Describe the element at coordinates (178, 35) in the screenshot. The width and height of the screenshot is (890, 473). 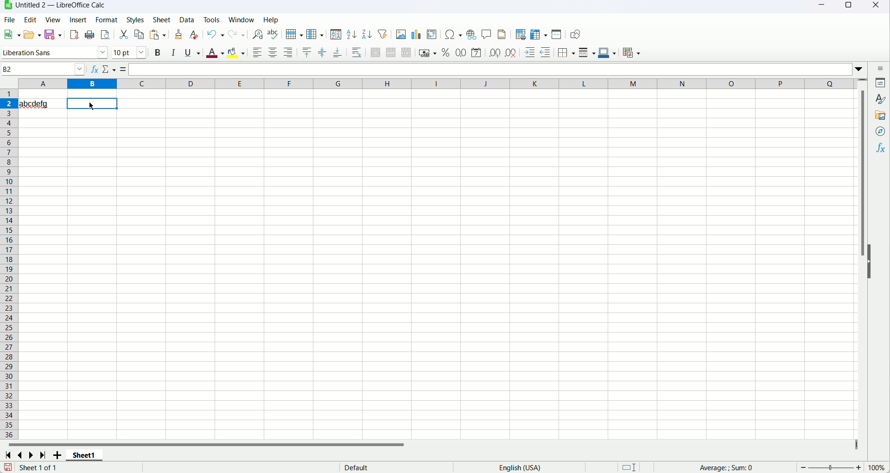
I see `clone formatting` at that location.